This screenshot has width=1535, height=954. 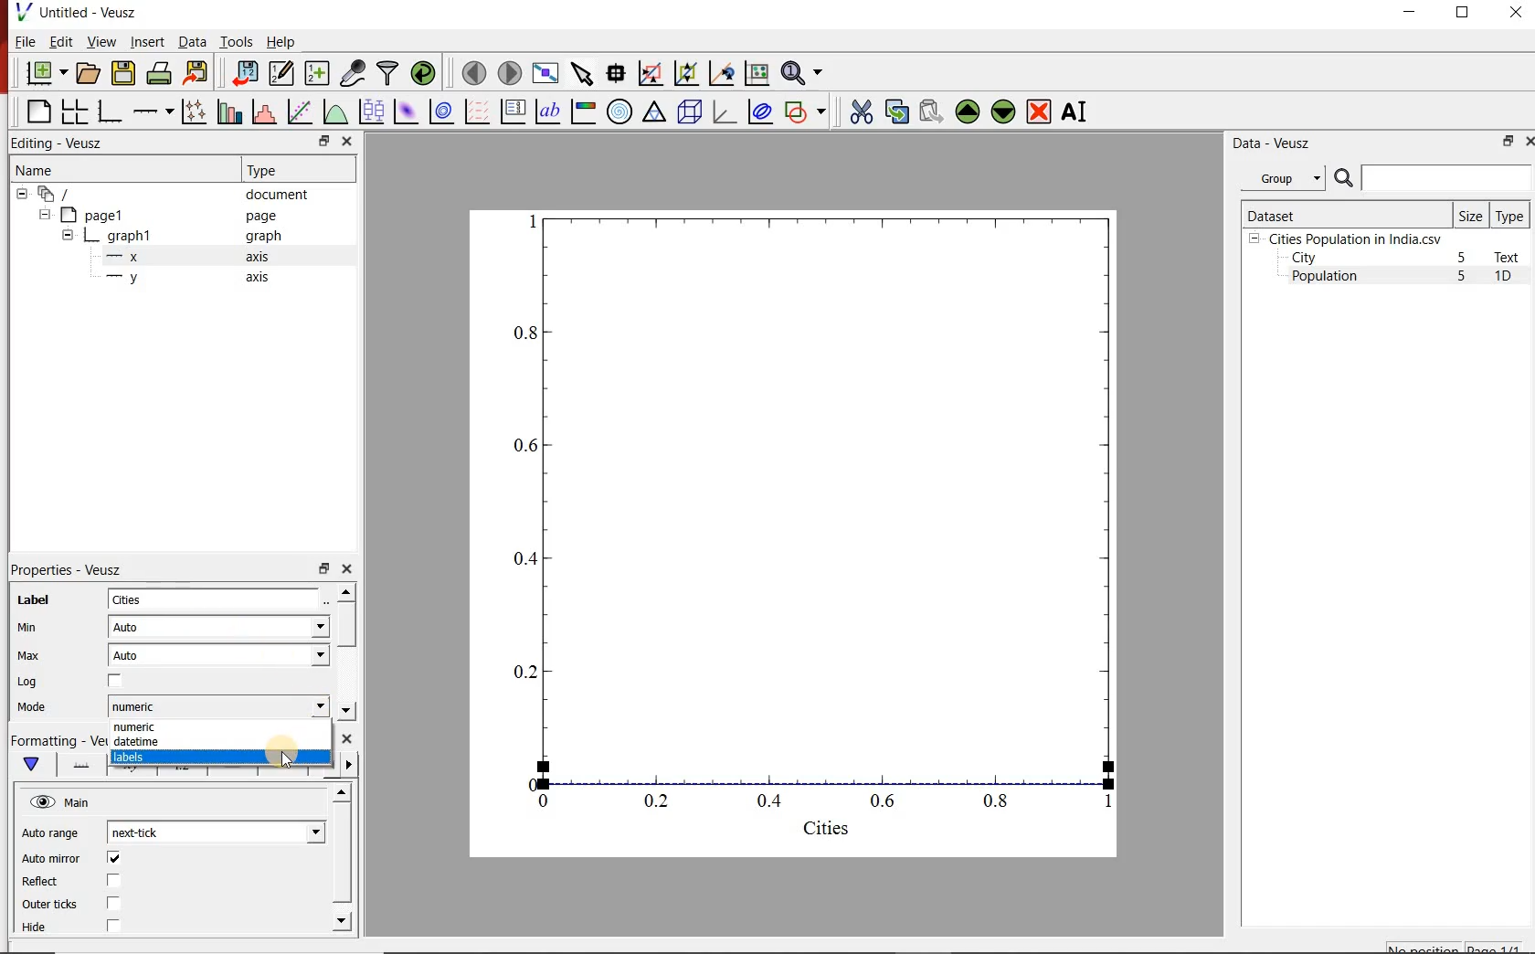 What do you see at coordinates (895, 110) in the screenshot?
I see `copy the selected widget` at bounding box center [895, 110].